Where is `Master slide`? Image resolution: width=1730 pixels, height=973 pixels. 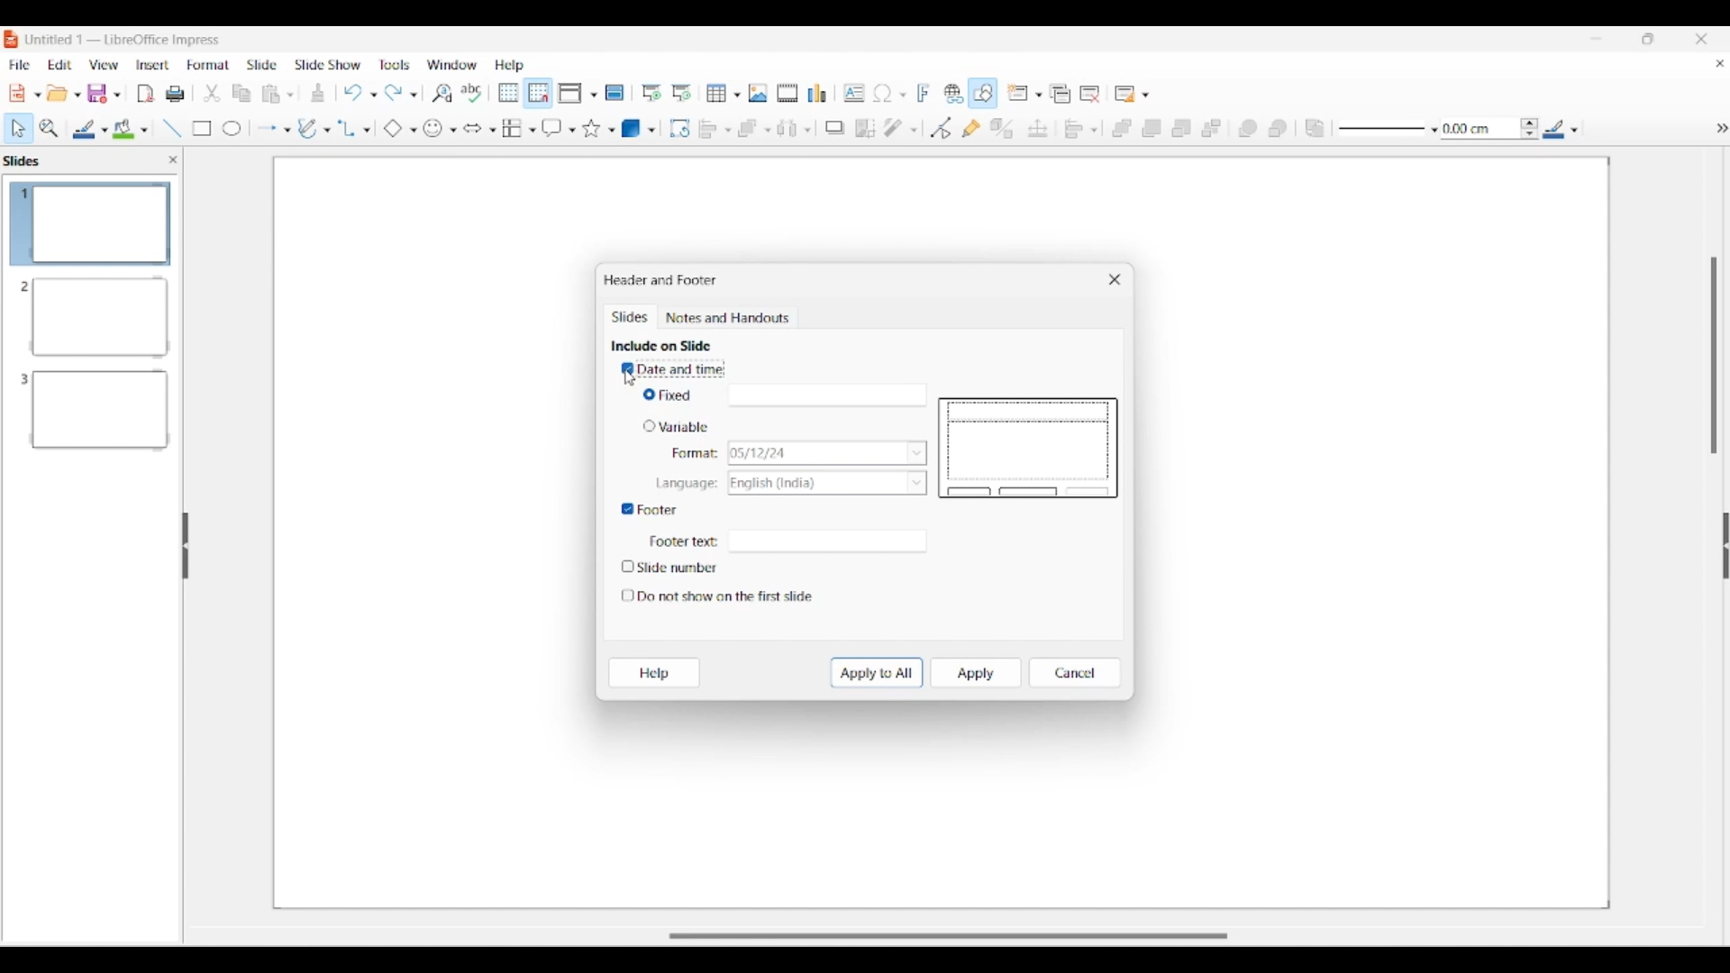
Master slide is located at coordinates (615, 92).